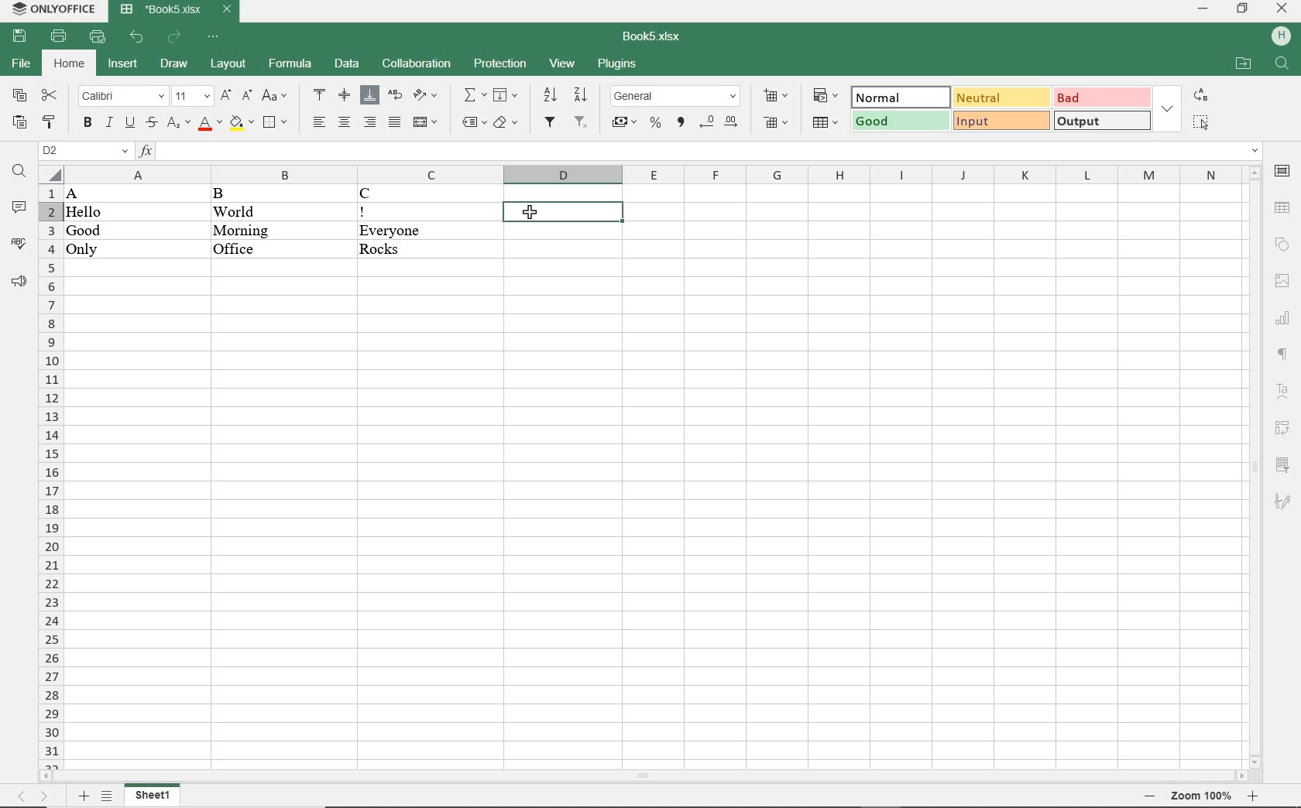 The width and height of the screenshot is (1301, 808). What do you see at coordinates (676, 95) in the screenshot?
I see `NUMBER FORMAT` at bounding box center [676, 95].